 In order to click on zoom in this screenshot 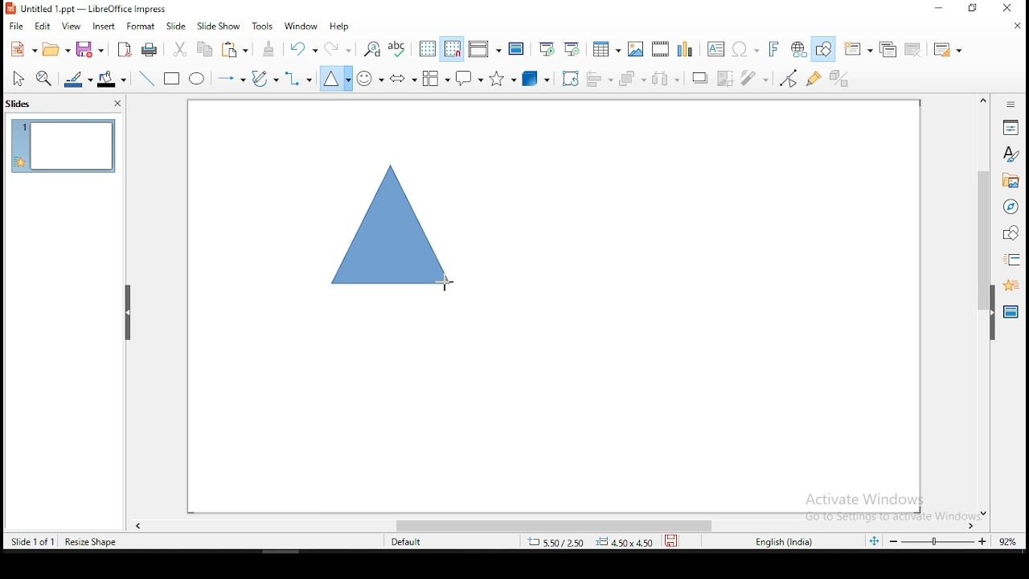, I will do `click(953, 542)`.